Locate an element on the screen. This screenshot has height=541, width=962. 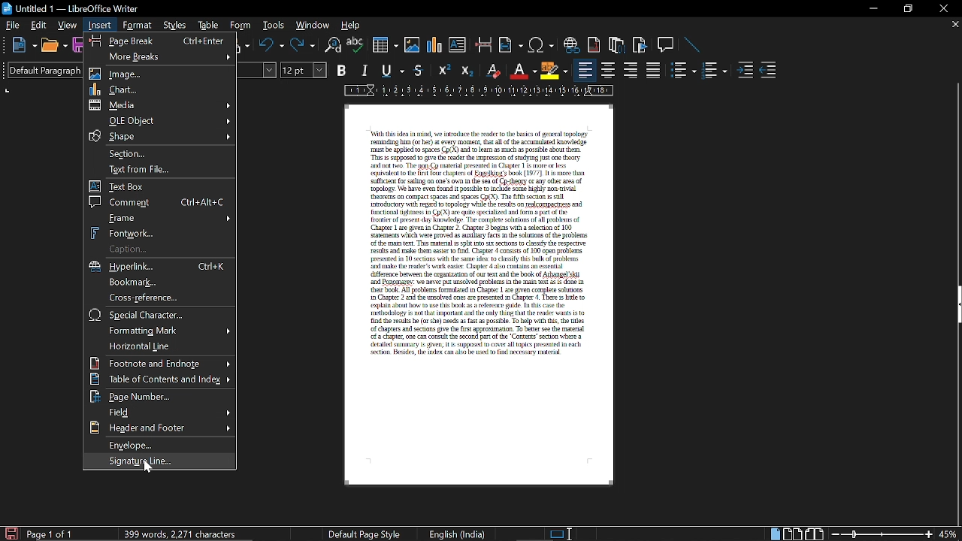
highlight is located at coordinates (554, 71).